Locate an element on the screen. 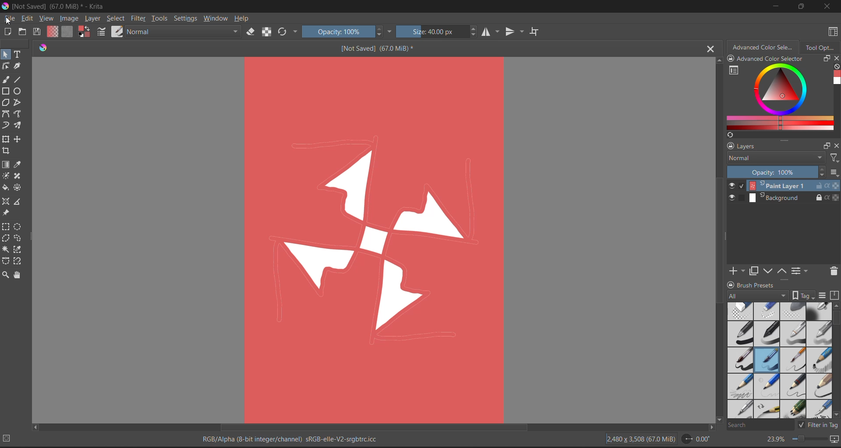  tools is located at coordinates (6, 102).